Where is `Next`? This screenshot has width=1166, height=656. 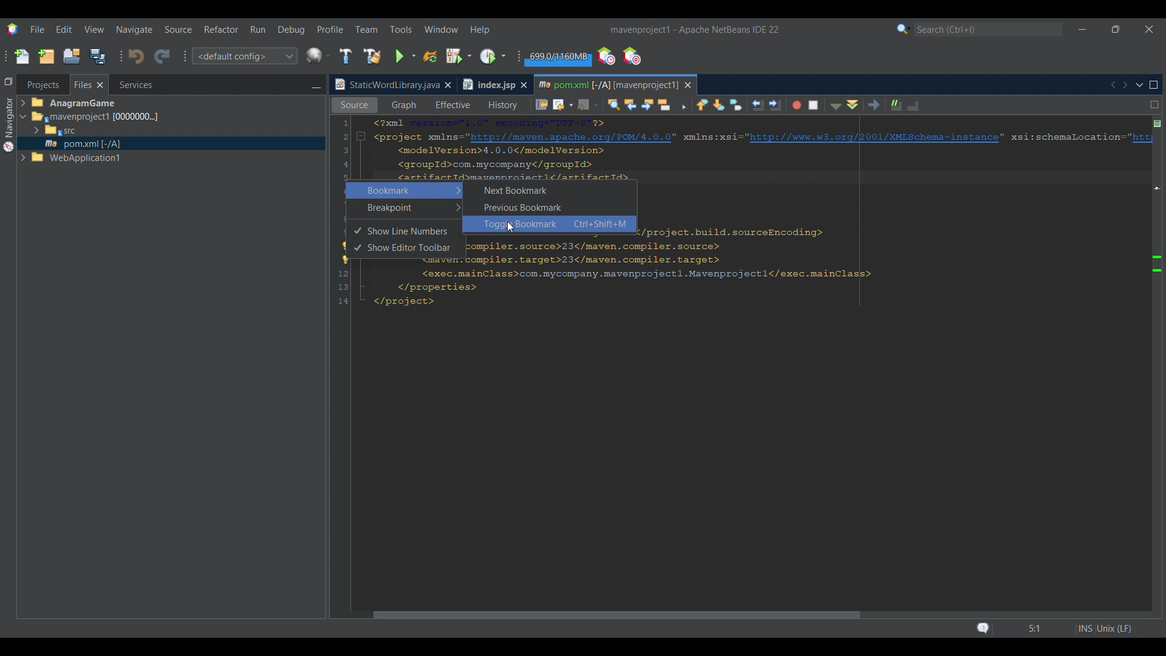
Next is located at coordinates (1125, 84).